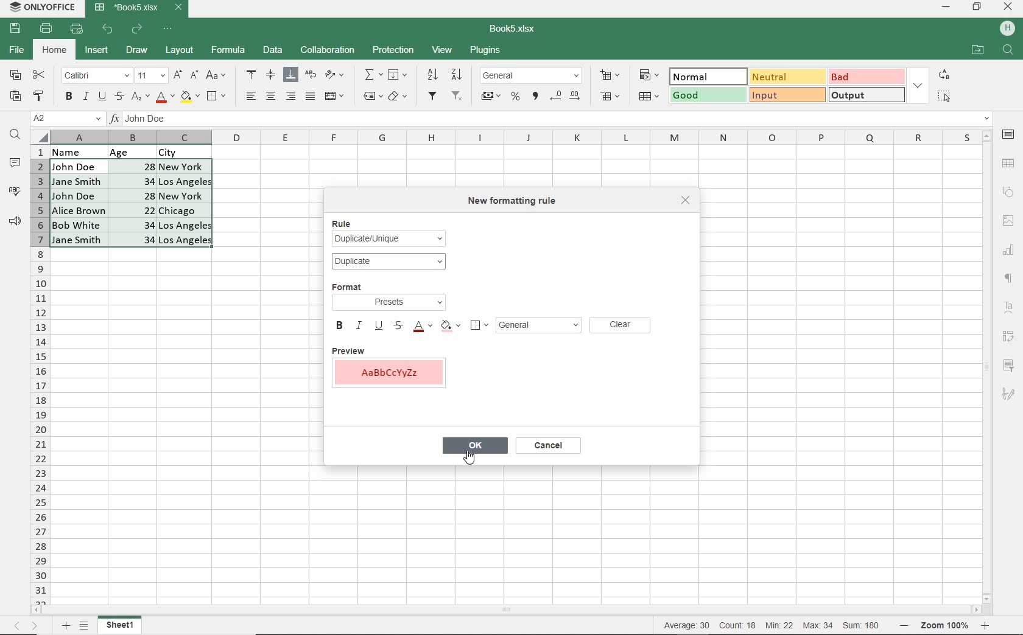 Image resolution: width=1023 pixels, height=635 pixels. I want to click on UNDERLINE, so click(101, 97).